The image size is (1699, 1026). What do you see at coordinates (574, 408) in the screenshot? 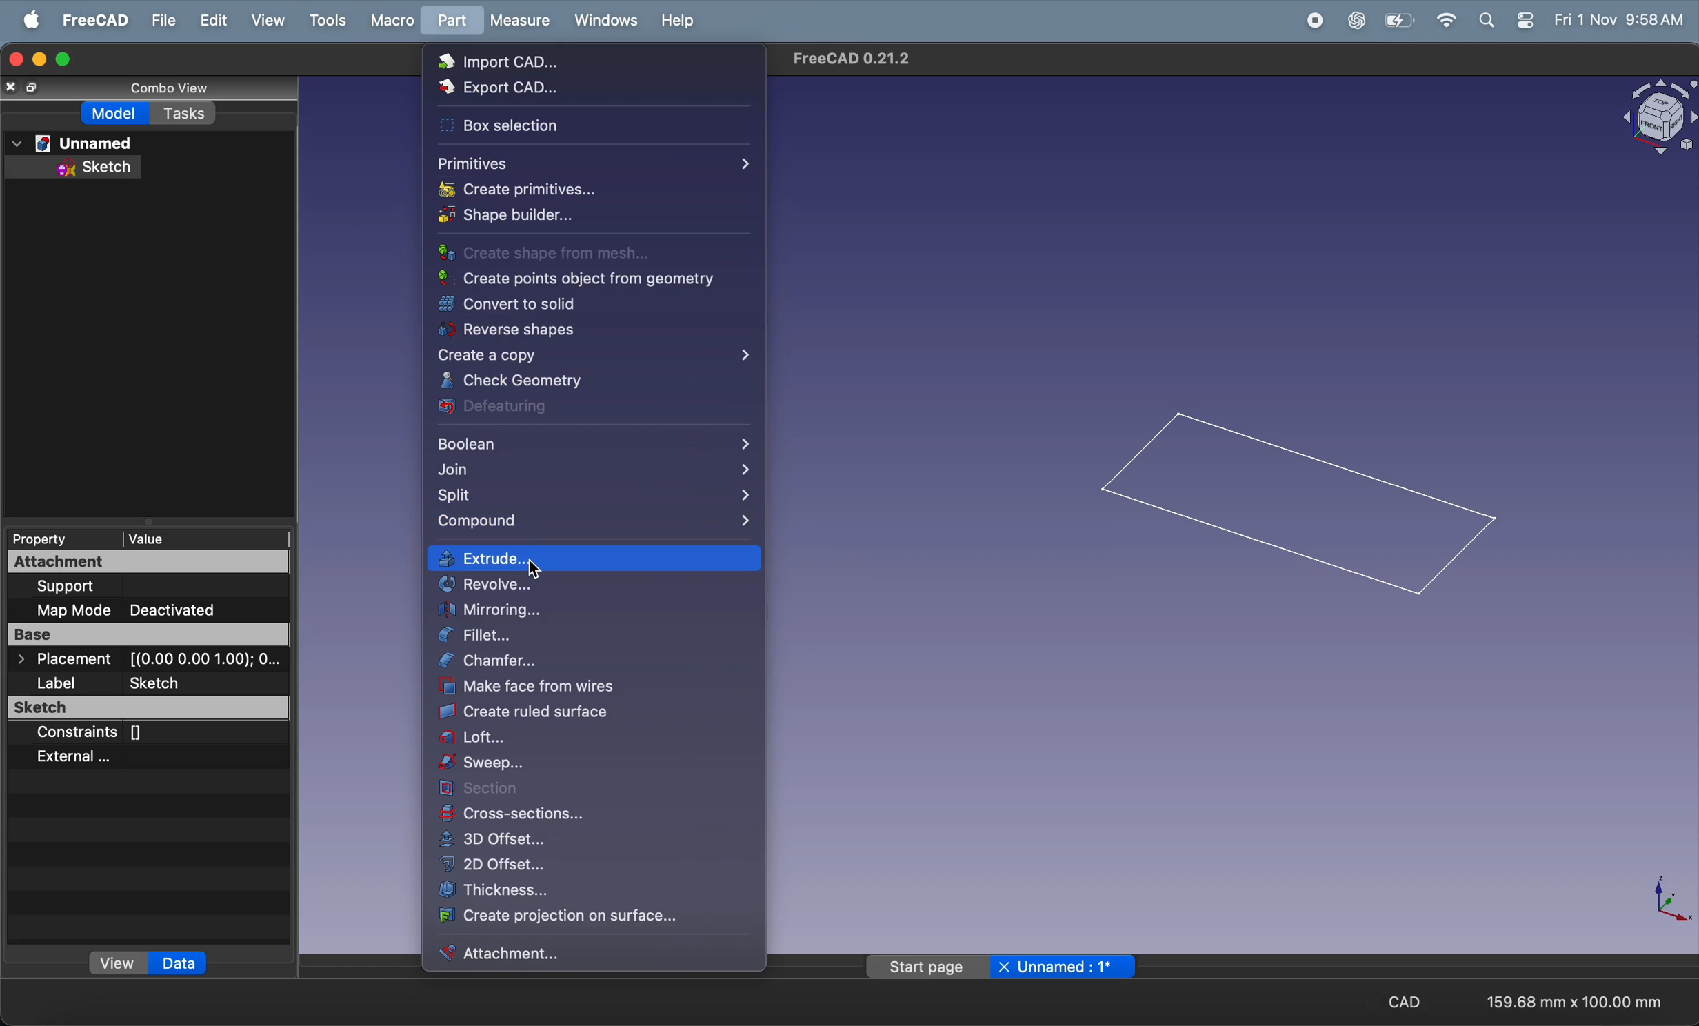
I see `defeaturing` at bounding box center [574, 408].